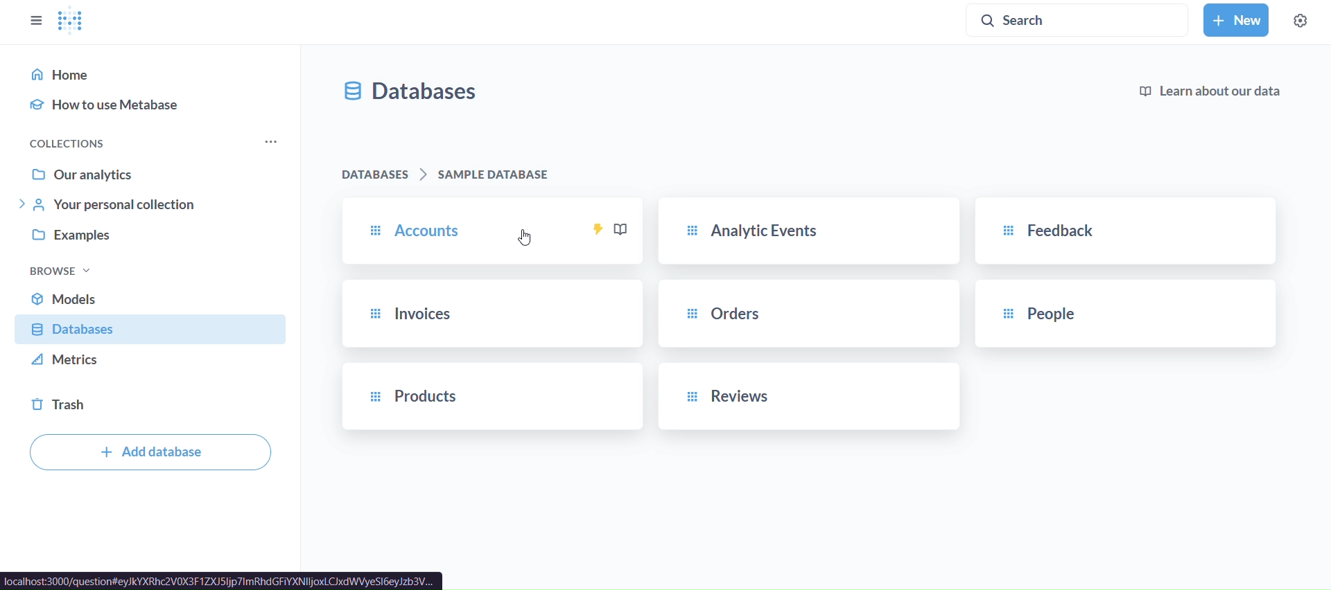 The width and height of the screenshot is (1331, 590). I want to click on close sidebar, so click(37, 21).